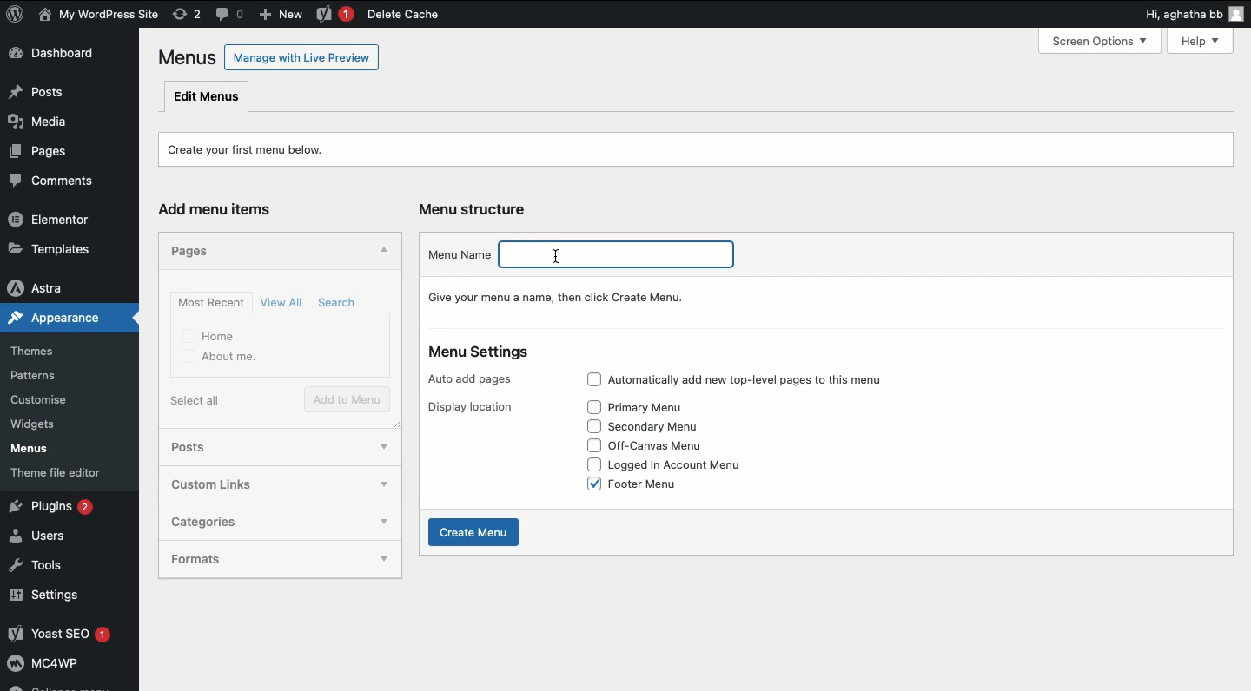 Image resolution: width=1251 pixels, height=691 pixels. What do you see at coordinates (592, 380) in the screenshot?
I see `Check box` at bounding box center [592, 380].